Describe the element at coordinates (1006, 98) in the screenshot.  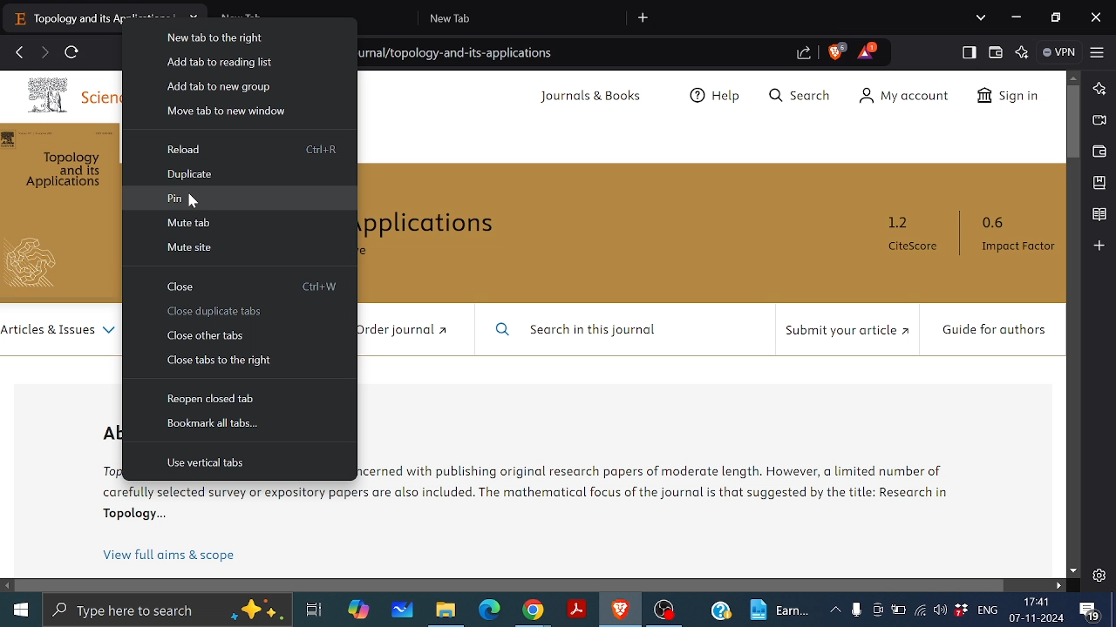
I see `fR signin` at that location.